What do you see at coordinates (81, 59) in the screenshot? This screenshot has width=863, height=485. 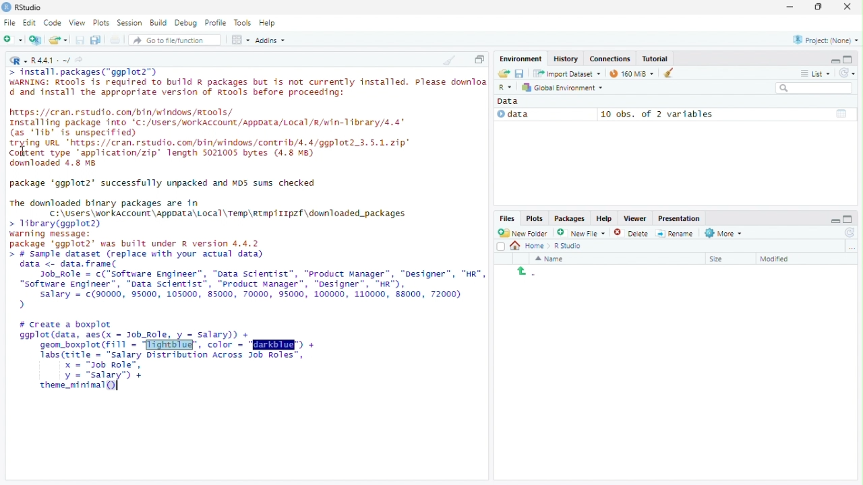 I see `View current working directory` at bounding box center [81, 59].